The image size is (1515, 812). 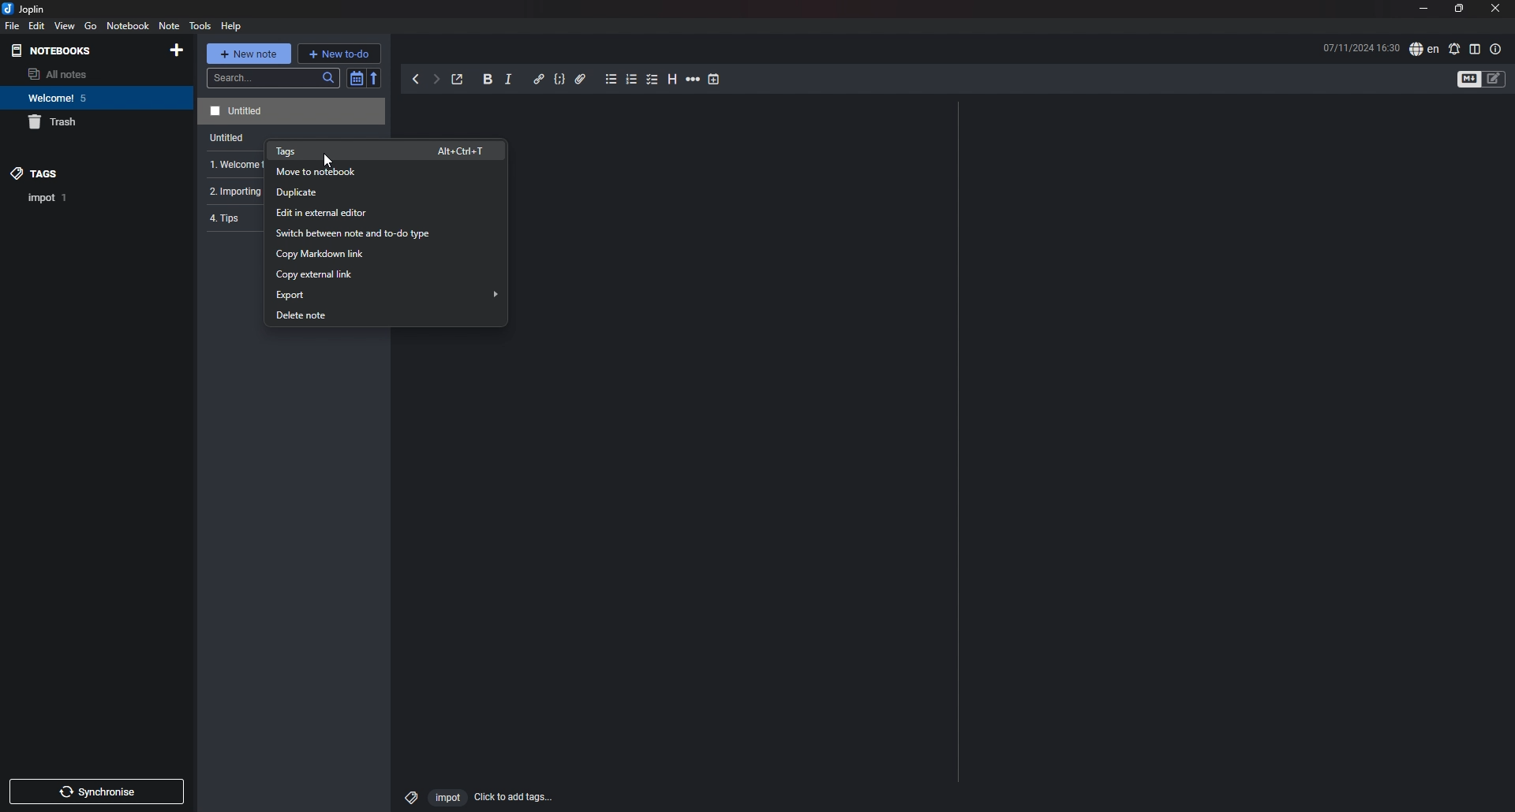 I want to click on add time, so click(x=714, y=79).